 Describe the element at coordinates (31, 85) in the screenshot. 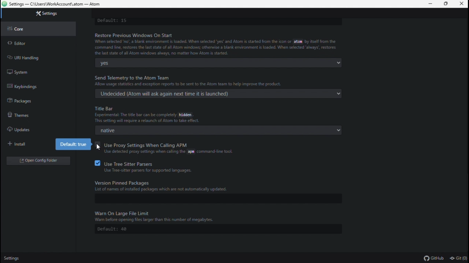

I see `keybindings` at that location.